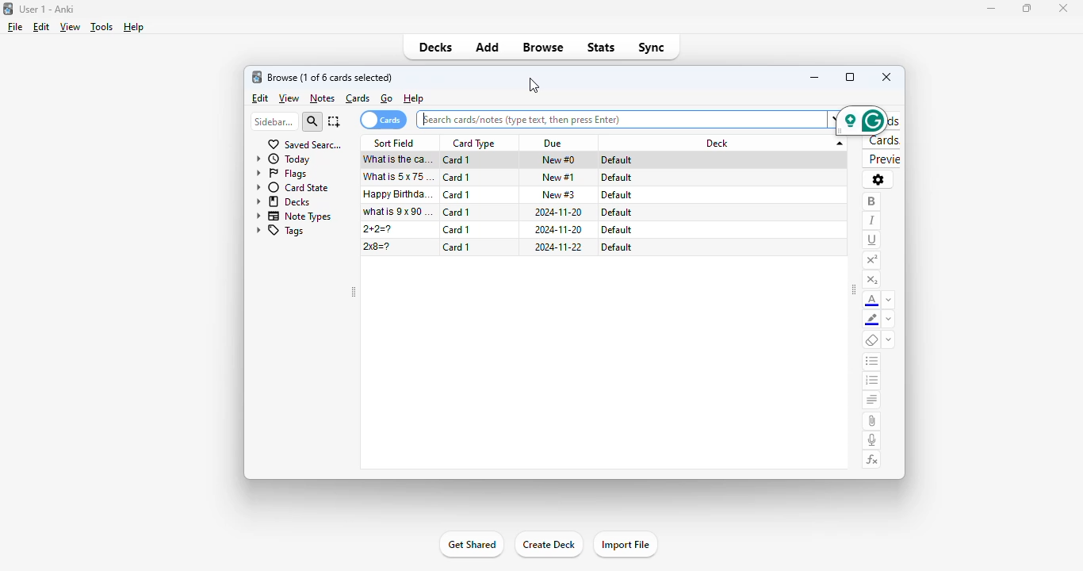  Describe the element at coordinates (1026, 7) in the screenshot. I see `maximize` at that location.